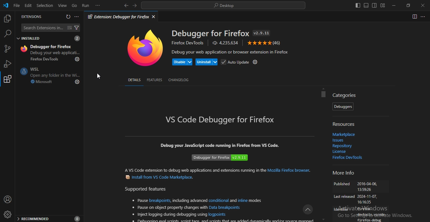 This screenshot has height=222, width=430. I want to click on Debug your web application or browser extension in Firefox, so click(231, 52).